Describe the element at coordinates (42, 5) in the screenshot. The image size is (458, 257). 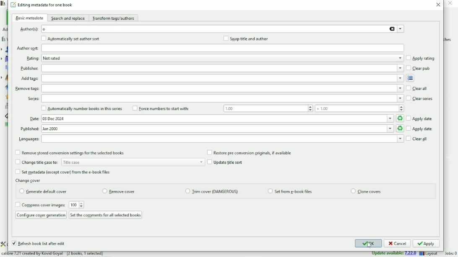
I see `Edit metadata for one book` at that location.